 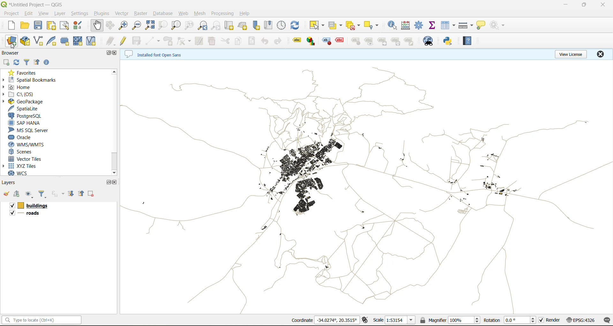 I want to click on view, so click(x=44, y=14).